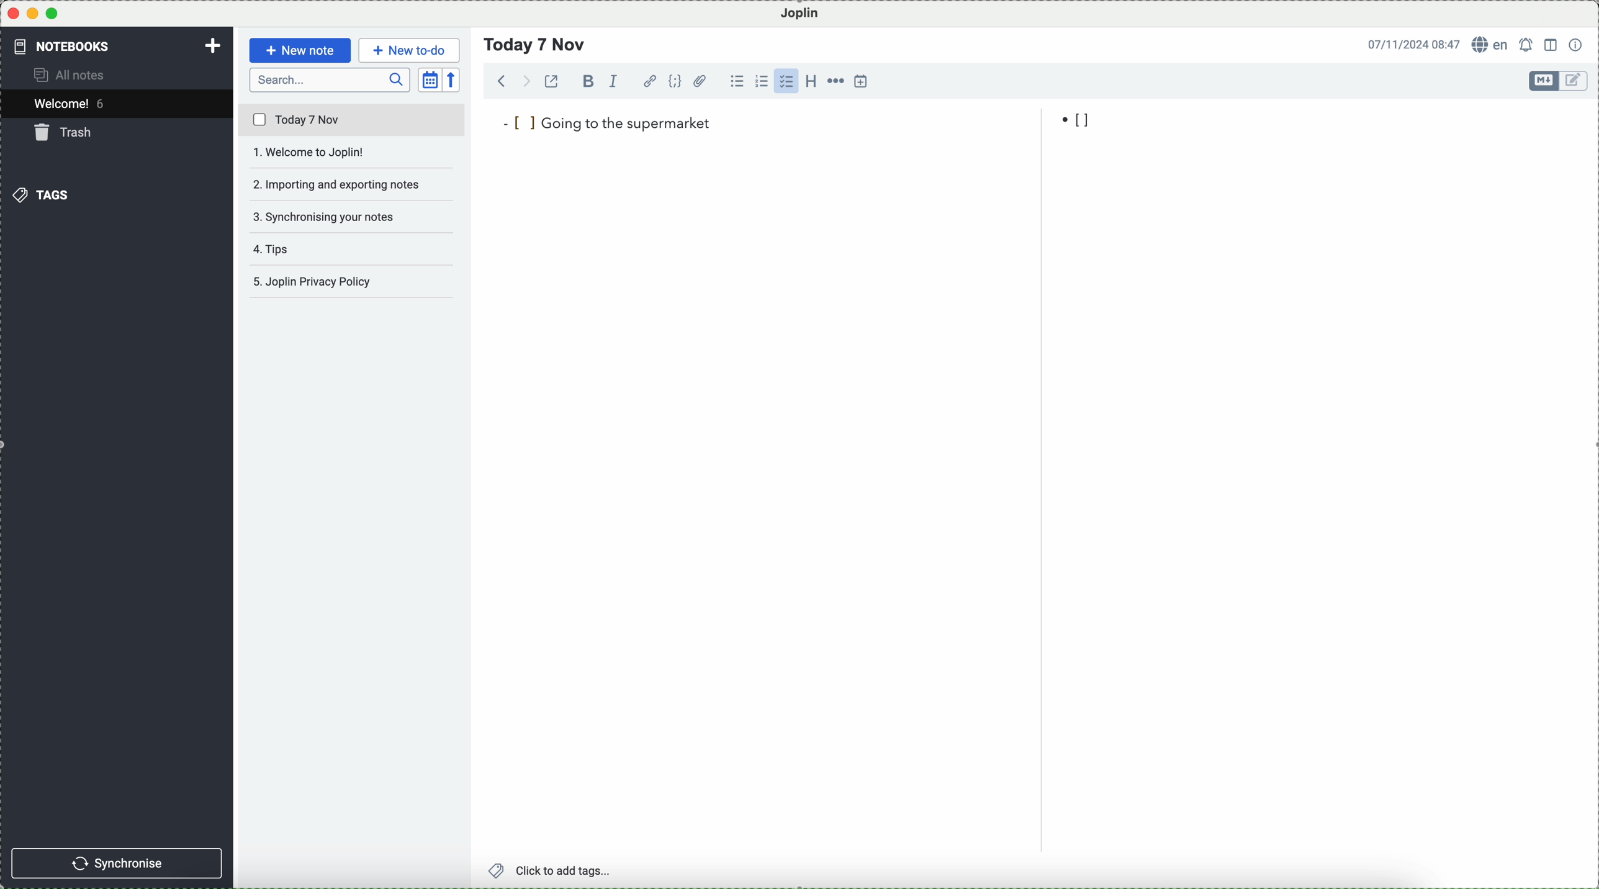 The image size is (1599, 889). Describe the element at coordinates (13, 14) in the screenshot. I see `close` at that location.